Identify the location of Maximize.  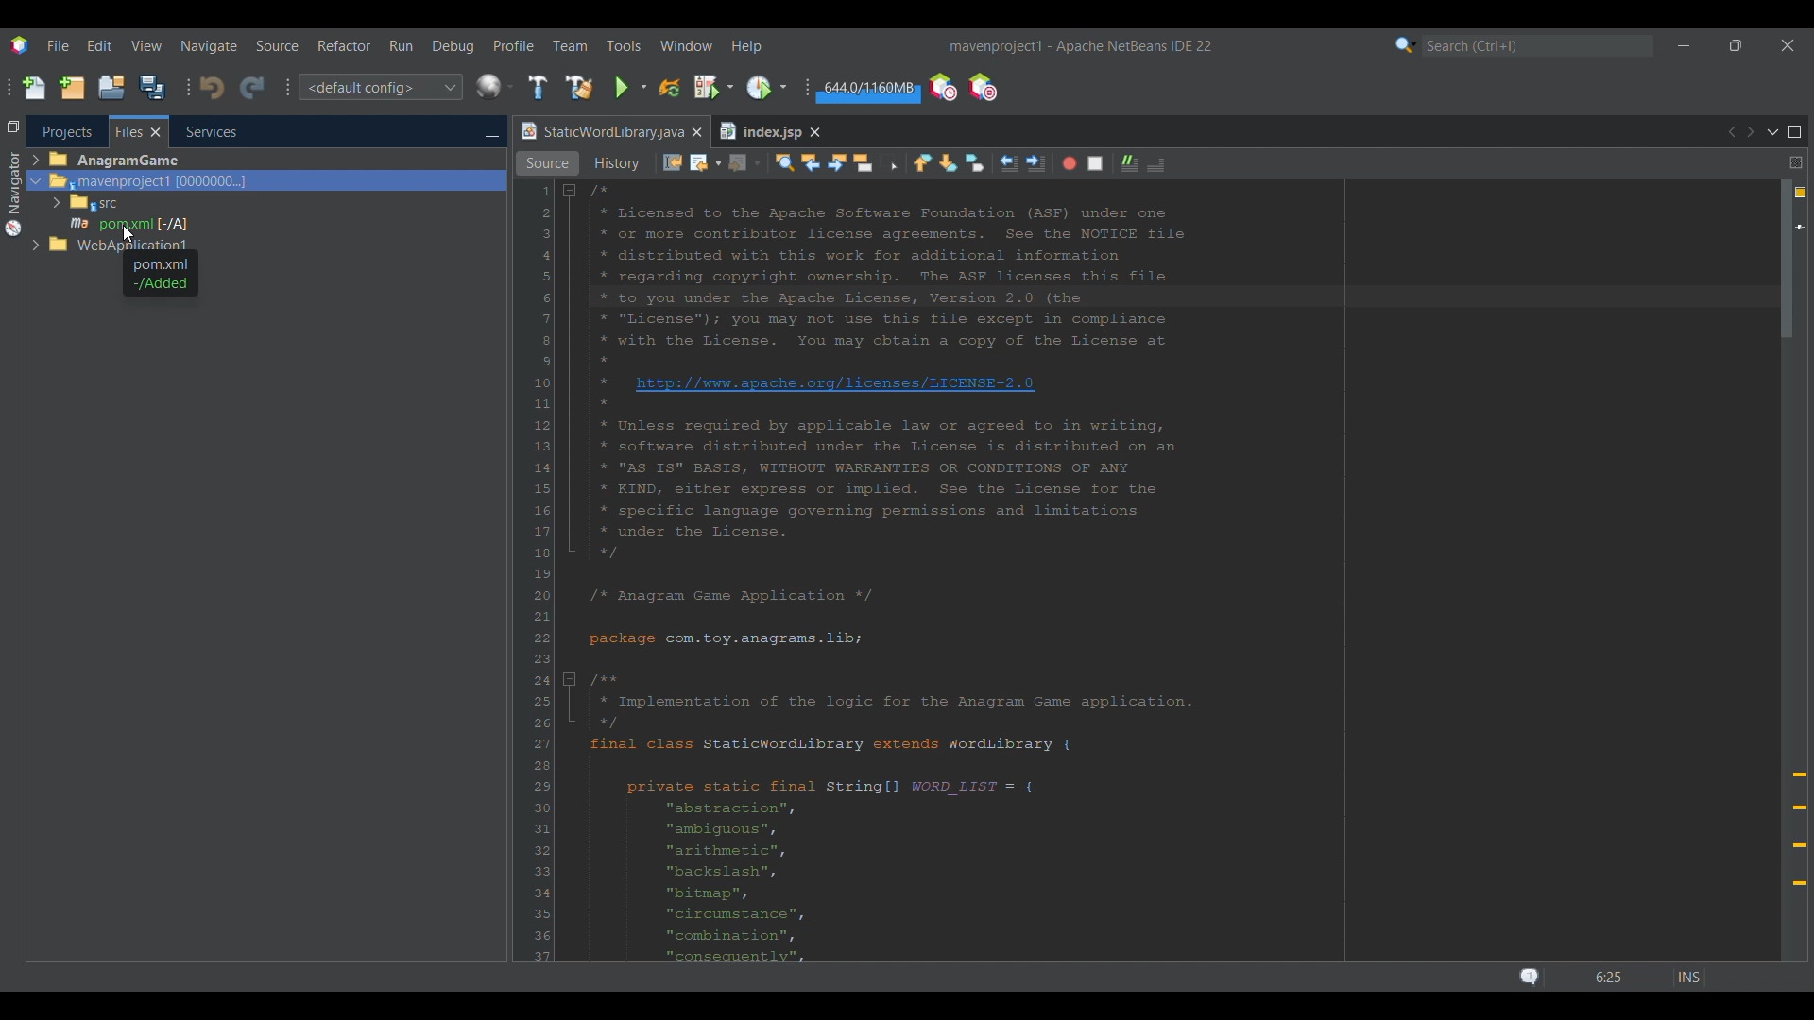
(1795, 132).